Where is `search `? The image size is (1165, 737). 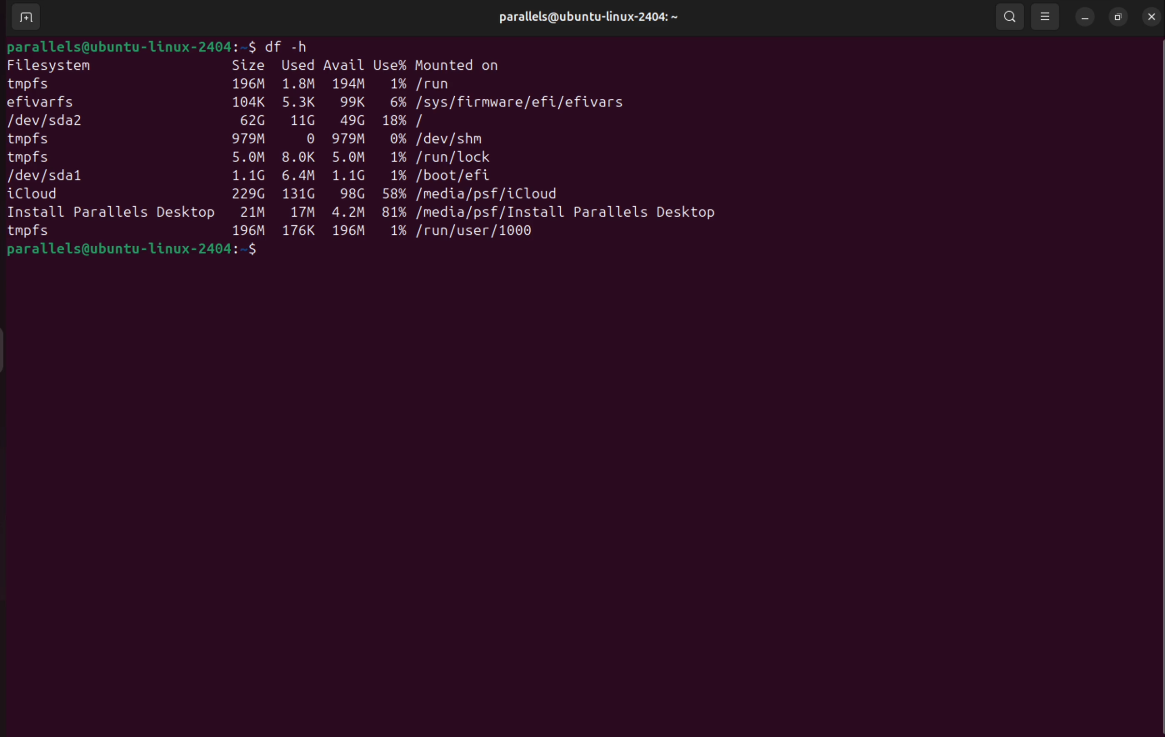
search  is located at coordinates (1009, 16).